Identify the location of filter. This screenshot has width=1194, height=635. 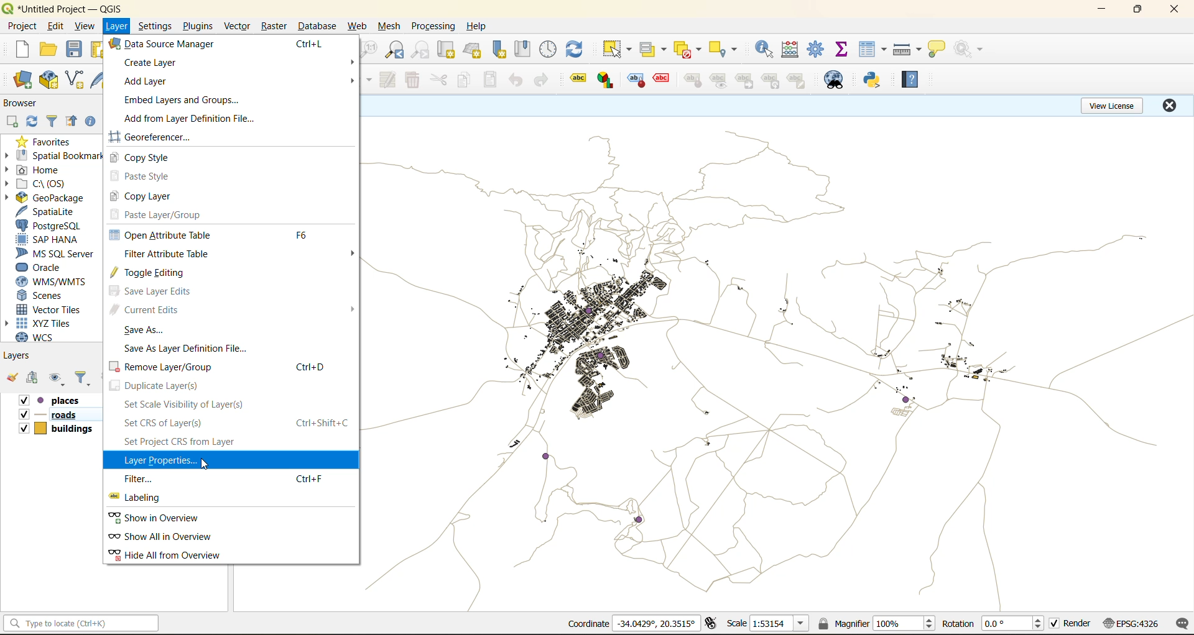
(83, 379).